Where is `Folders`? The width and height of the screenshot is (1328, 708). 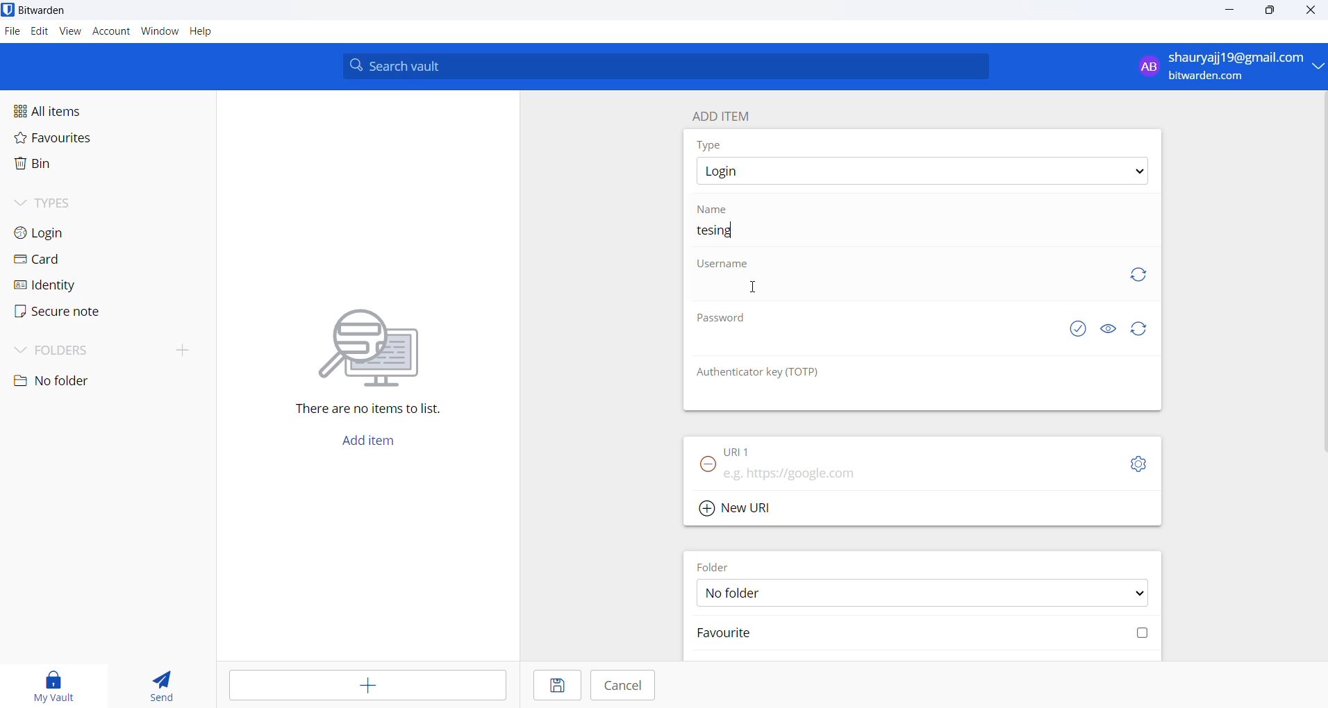 Folders is located at coordinates (71, 348).